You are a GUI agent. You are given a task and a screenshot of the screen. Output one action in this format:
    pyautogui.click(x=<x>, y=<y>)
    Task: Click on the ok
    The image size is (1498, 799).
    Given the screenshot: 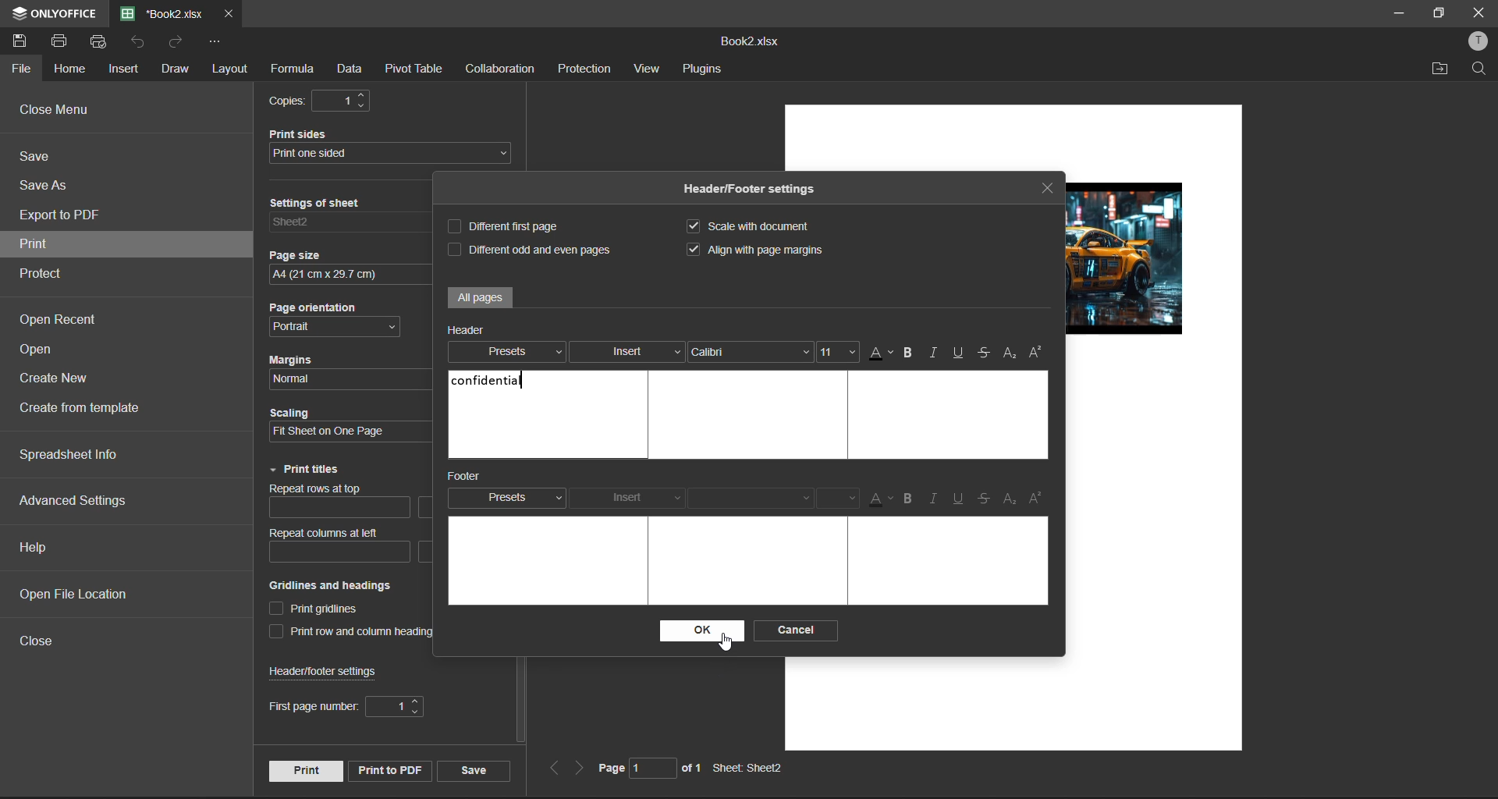 What is the action you would take?
    pyautogui.click(x=698, y=631)
    